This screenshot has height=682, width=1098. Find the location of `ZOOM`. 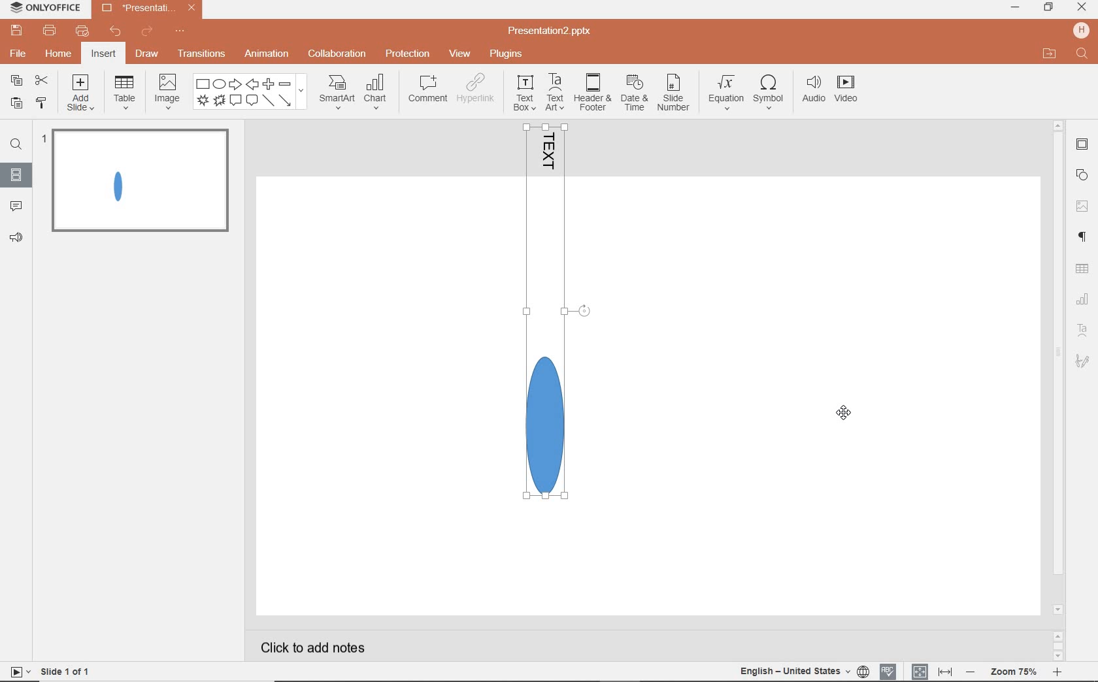

ZOOM is located at coordinates (1013, 674).